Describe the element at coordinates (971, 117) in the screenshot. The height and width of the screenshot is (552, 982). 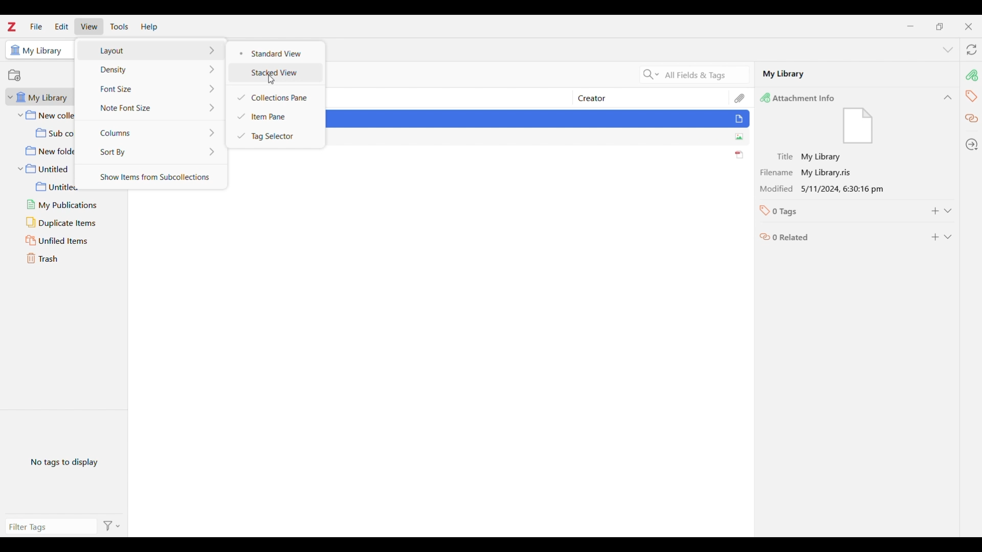
I see `Related` at that location.